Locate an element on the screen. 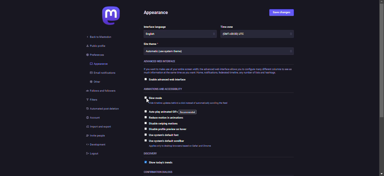  preferences is located at coordinates (96, 55).